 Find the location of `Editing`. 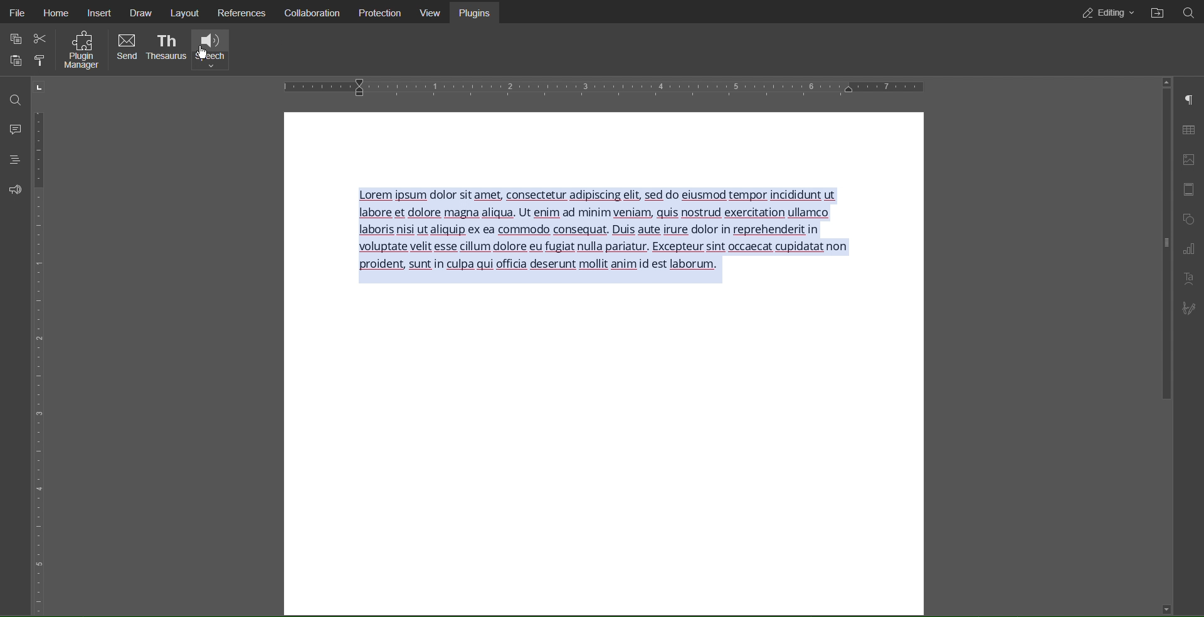

Editing is located at coordinates (1104, 13).